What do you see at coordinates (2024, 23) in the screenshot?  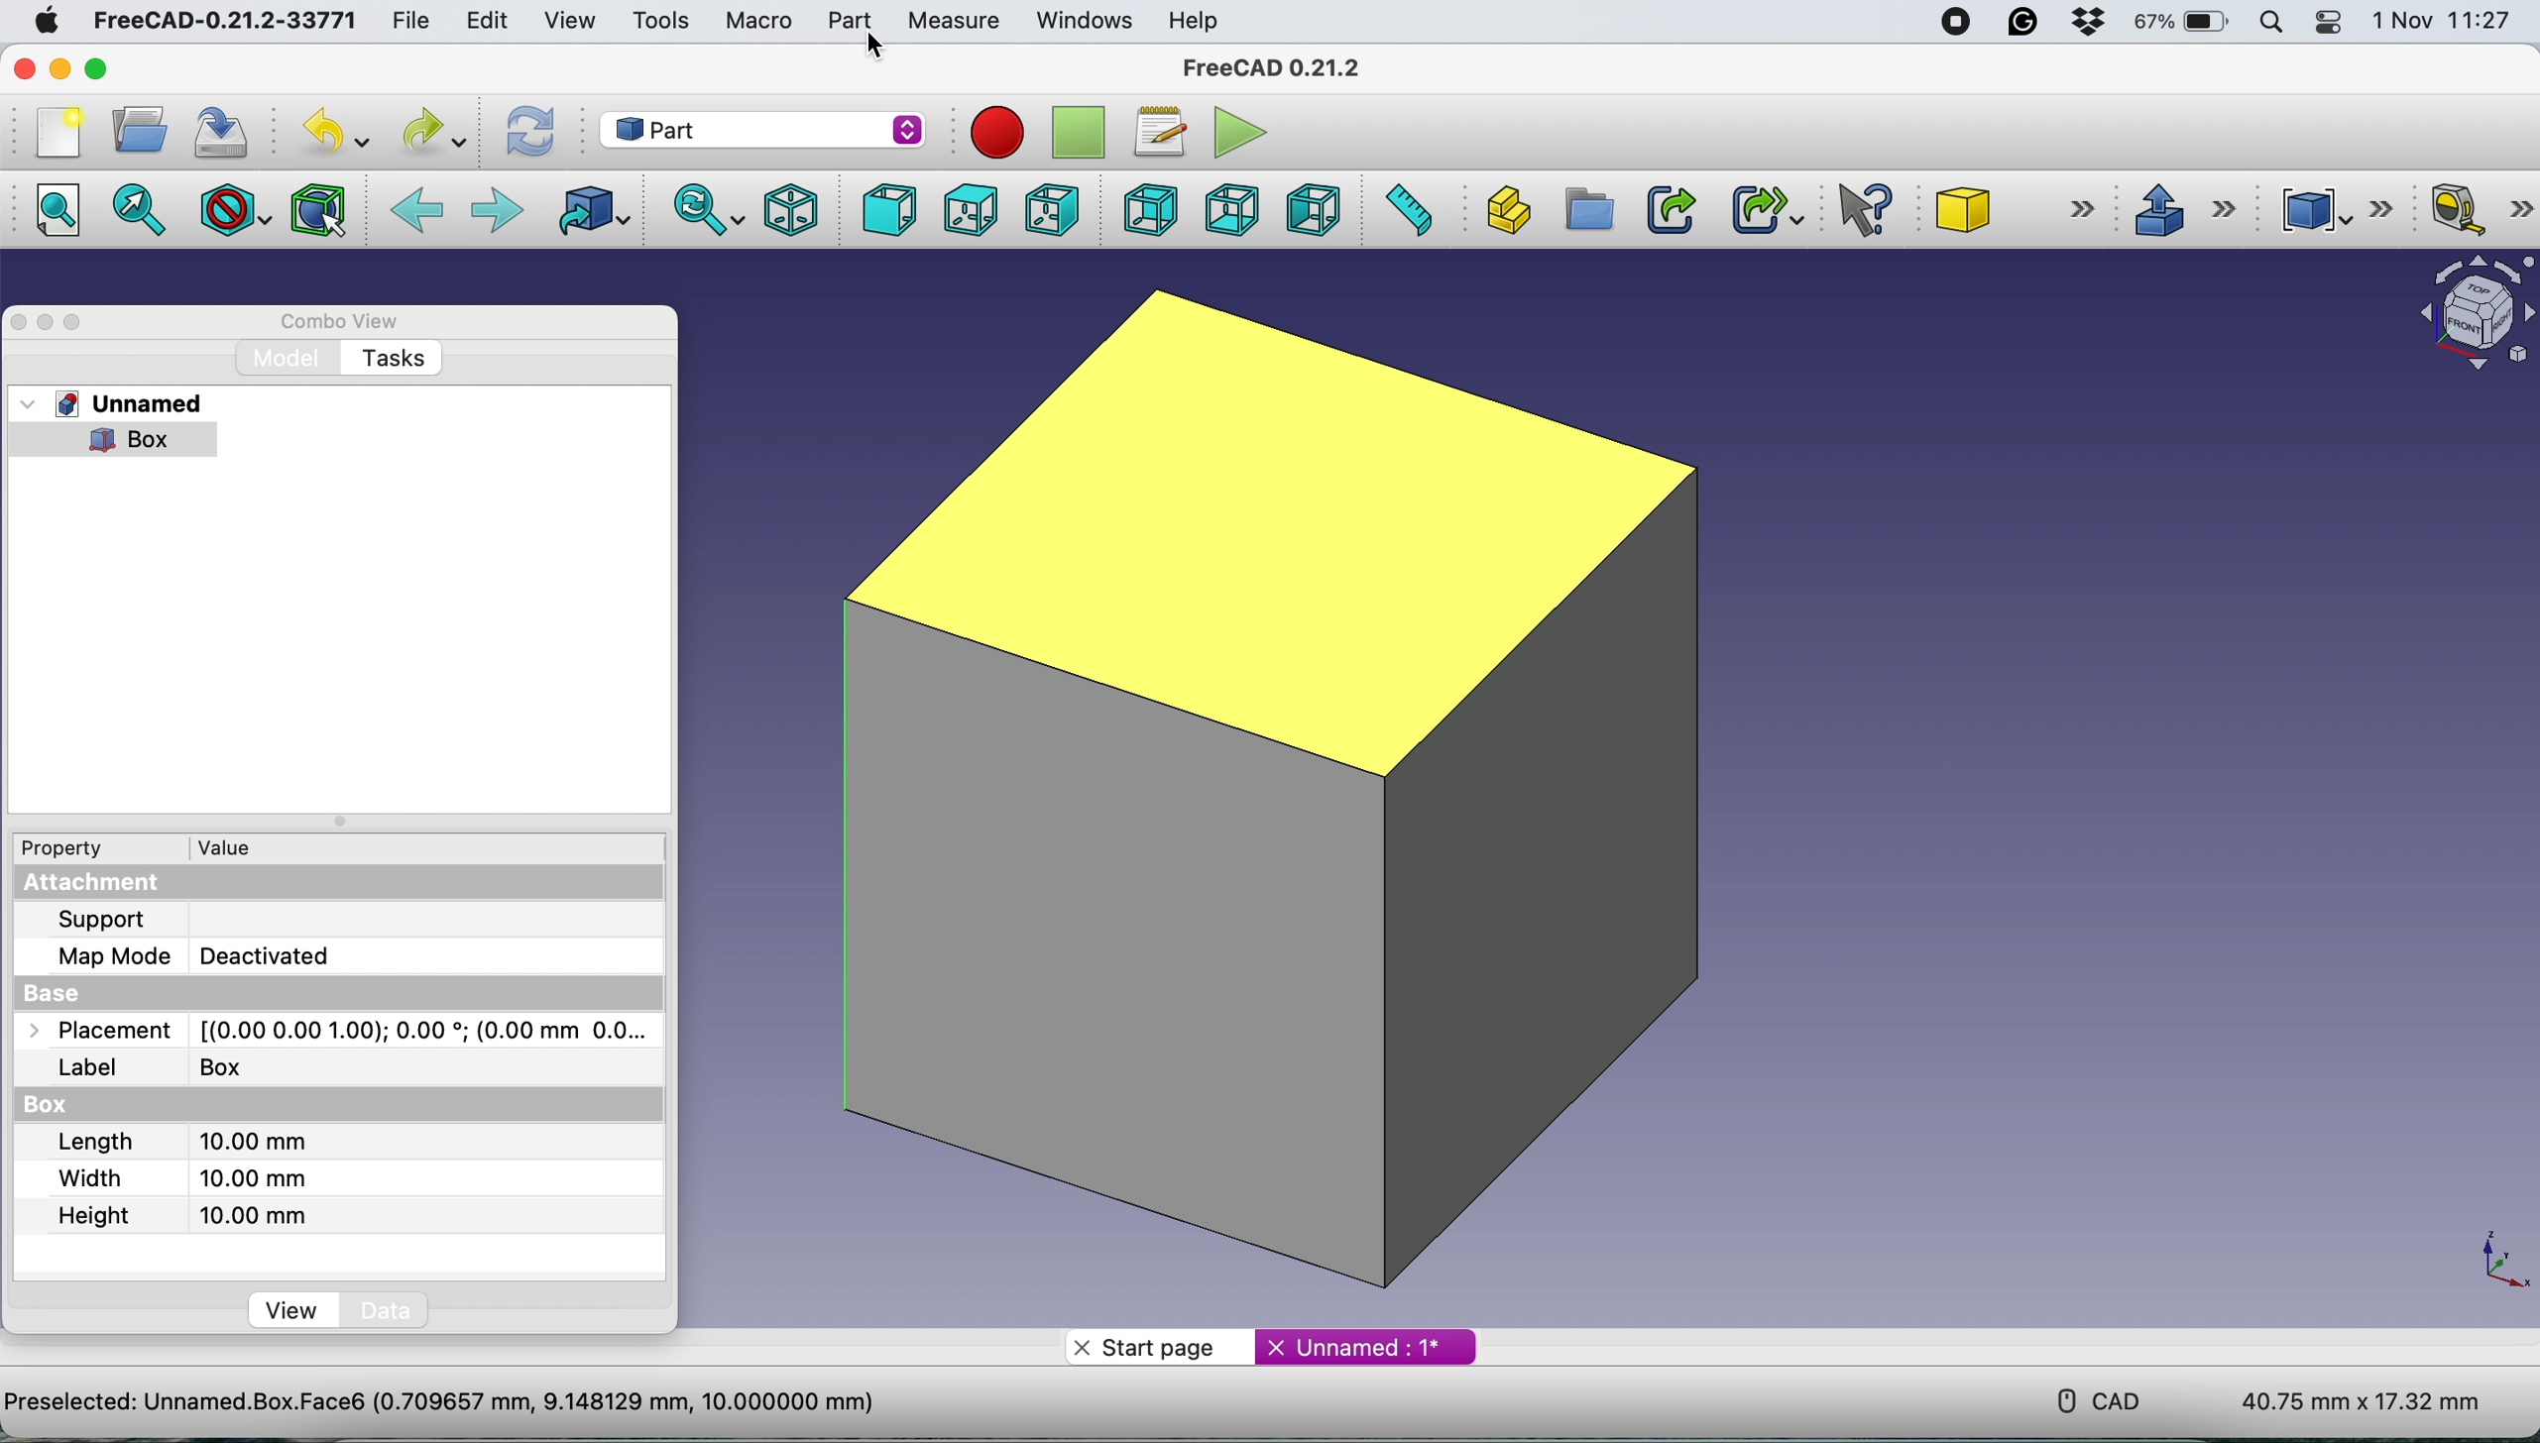 I see `grammarly` at bounding box center [2024, 23].